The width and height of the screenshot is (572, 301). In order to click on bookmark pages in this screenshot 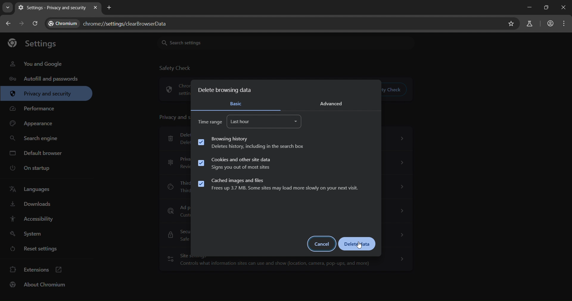, I will do `click(511, 24)`.